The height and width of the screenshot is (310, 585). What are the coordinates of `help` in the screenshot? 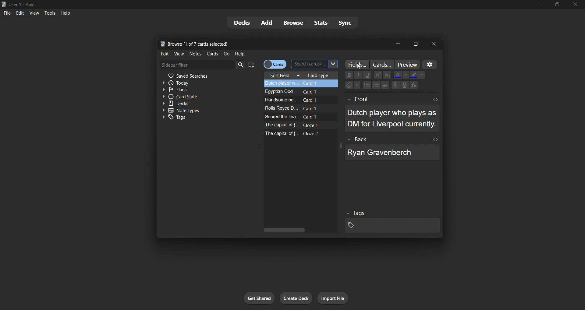 It's located at (241, 54).